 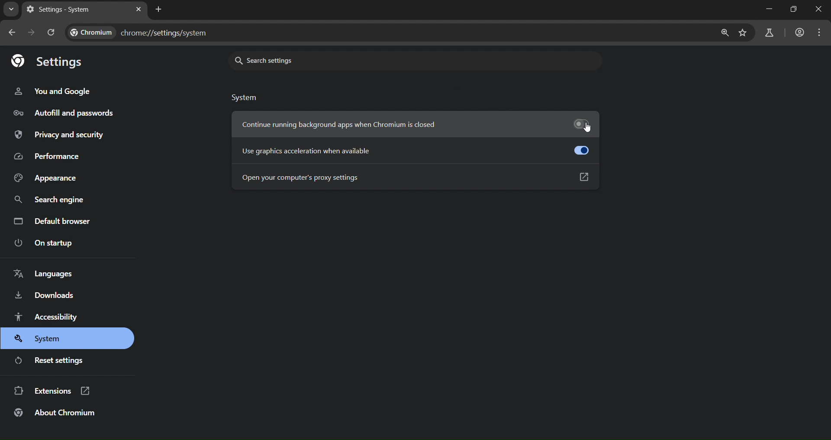 What do you see at coordinates (63, 114) in the screenshot?
I see `autofill and passwords` at bounding box center [63, 114].